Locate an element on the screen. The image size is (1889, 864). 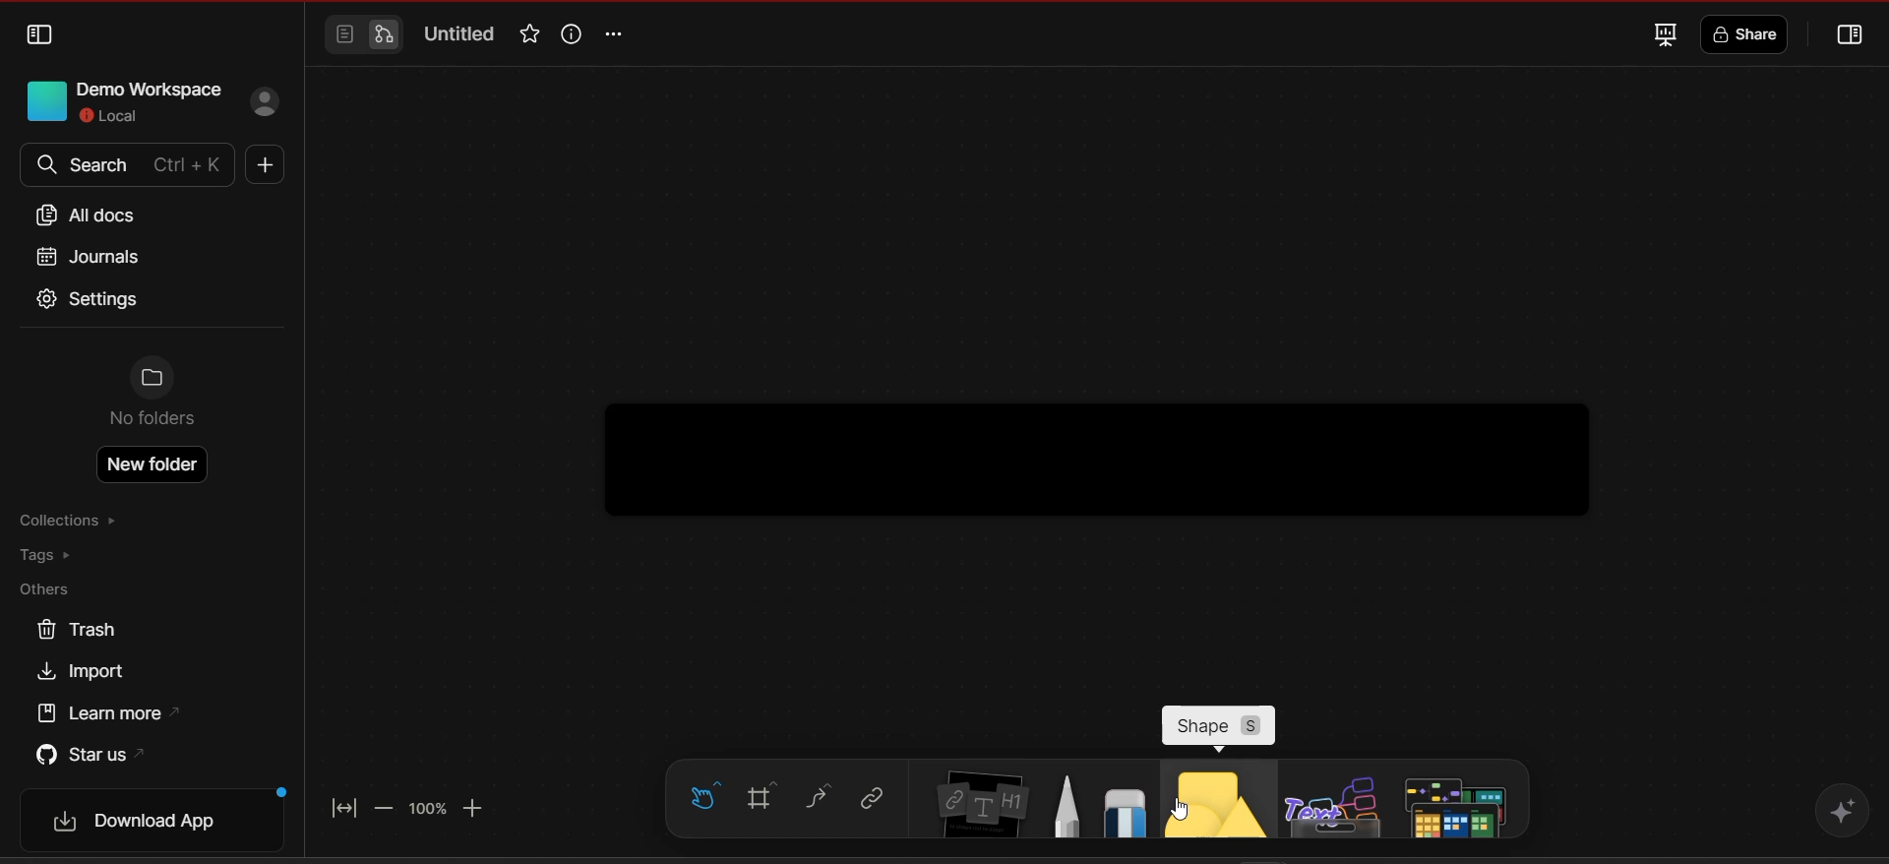
collapse sidebar is located at coordinates (40, 35).